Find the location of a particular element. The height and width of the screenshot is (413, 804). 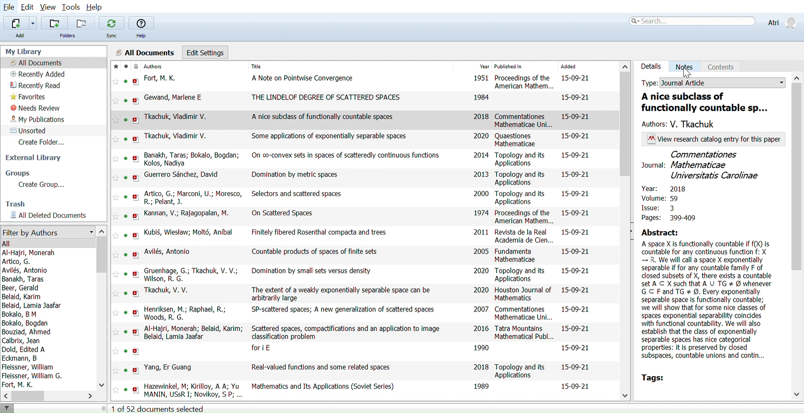

Fort, M. K. is located at coordinates (162, 78).